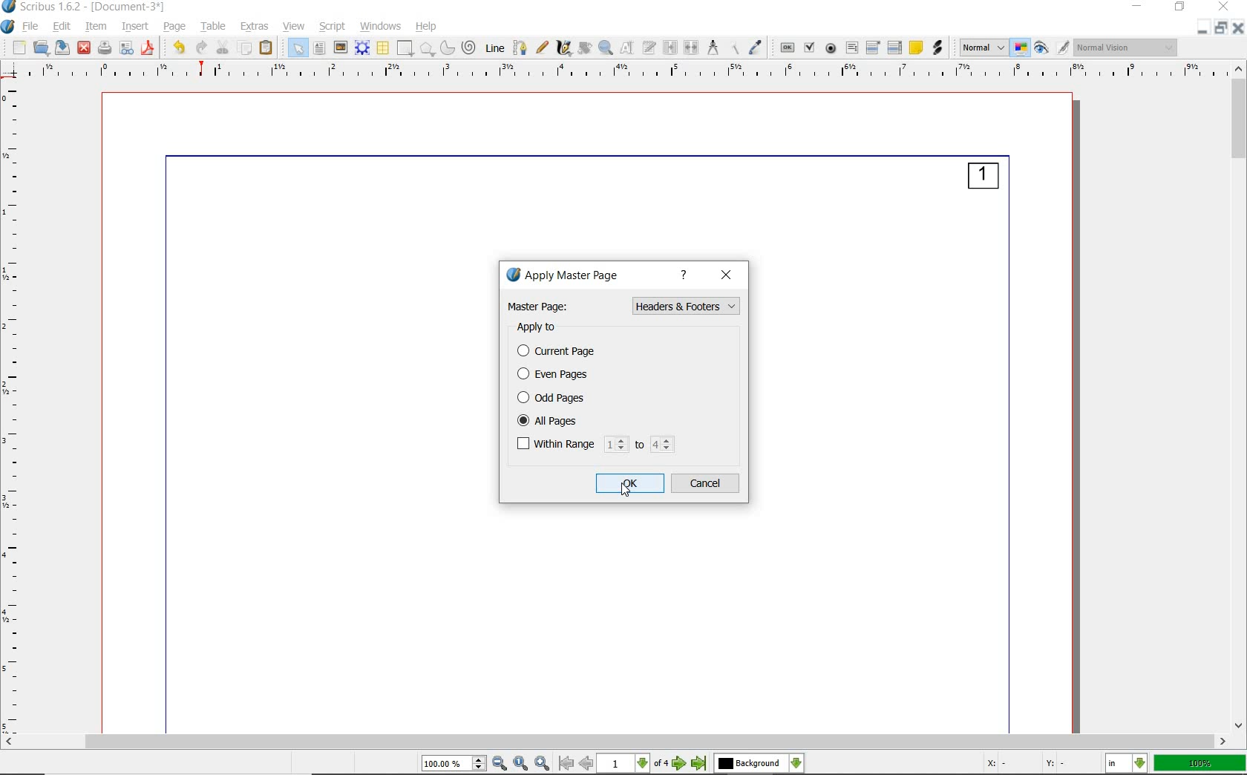 This screenshot has width=1247, height=775. What do you see at coordinates (19, 47) in the screenshot?
I see `new` at bounding box center [19, 47].